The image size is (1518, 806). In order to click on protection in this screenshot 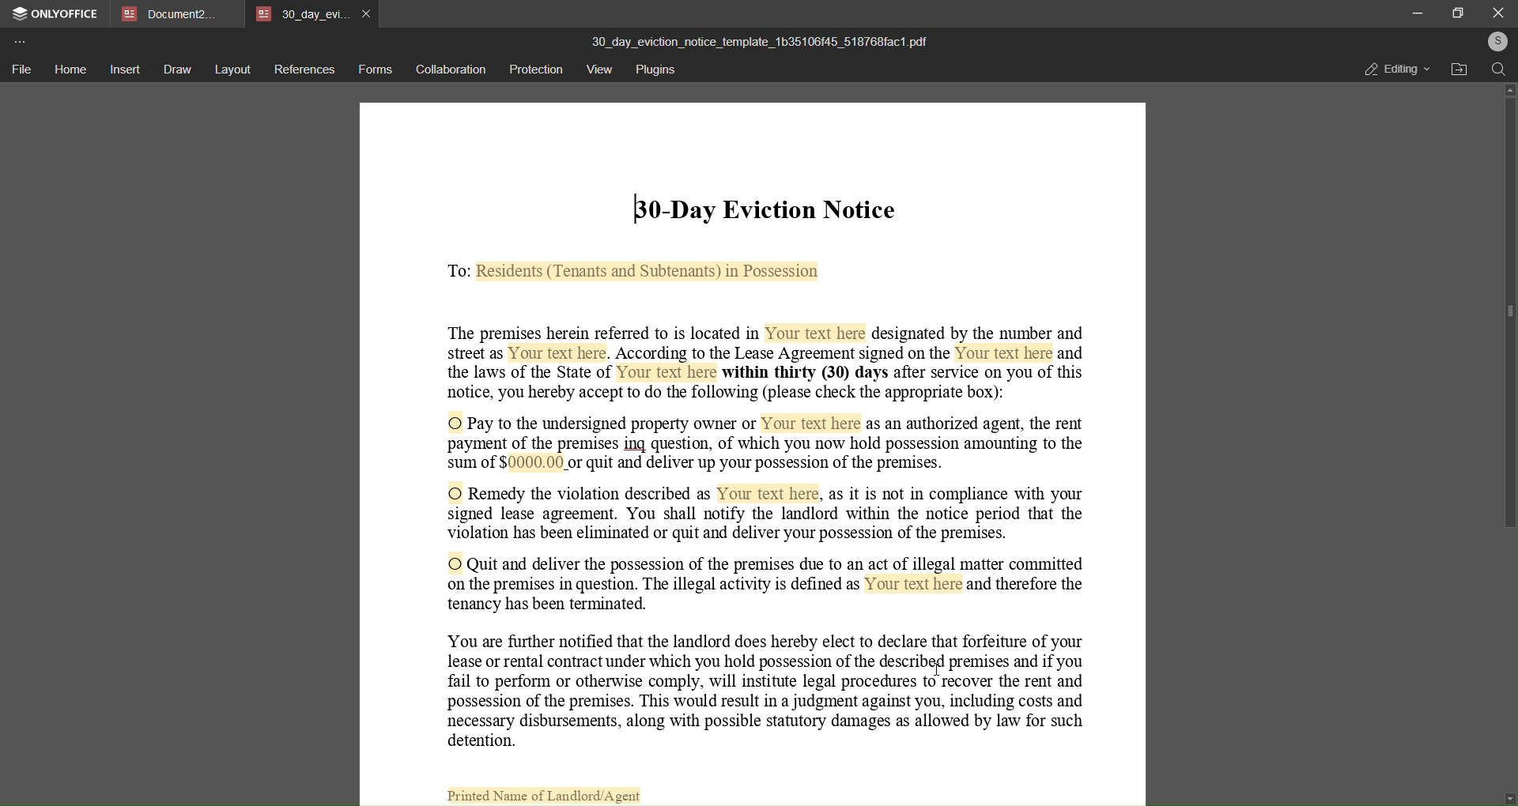, I will do `click(534, 70)`.